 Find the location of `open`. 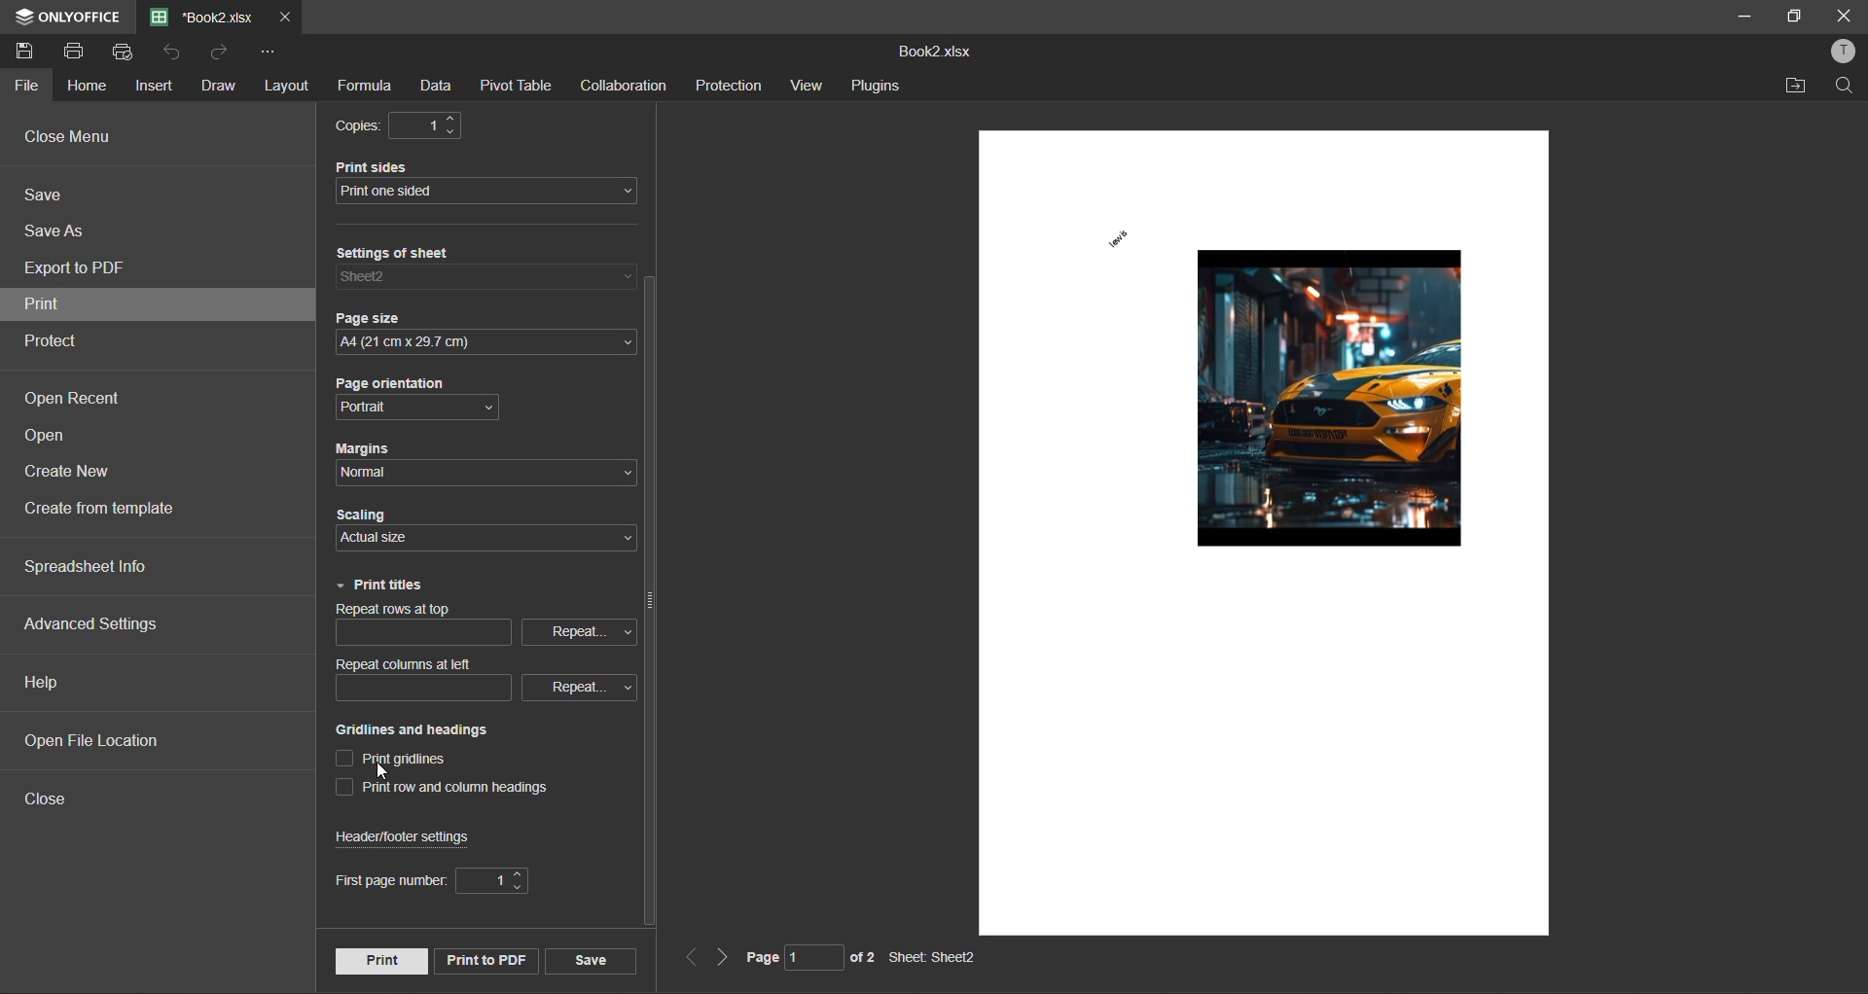

open is located at coordinates (52, 438).